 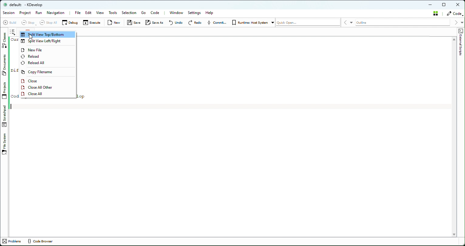 What do you see at coordinates (217, 23) in the screenshot?
I see `Commit` at bounding box center [217, 23].